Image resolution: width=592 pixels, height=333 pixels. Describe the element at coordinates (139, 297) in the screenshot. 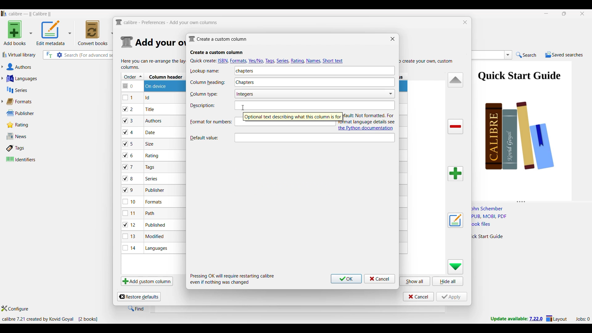

I see `Restore defaults` at that location.